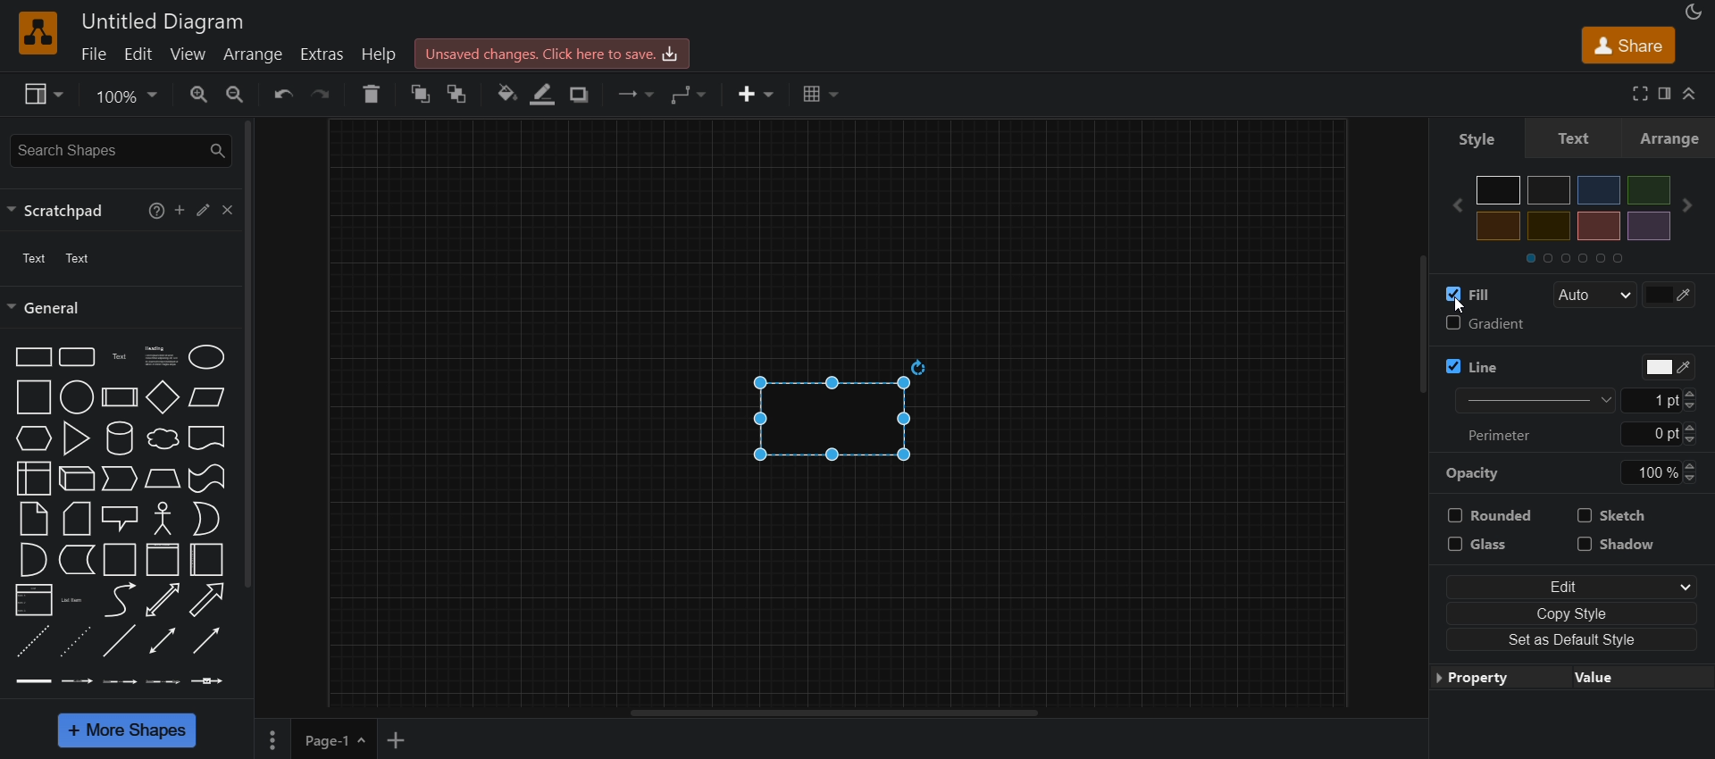 Image resolution: width=1715 pixels, height=759 pixels. I want to click on set as default, so click(1573, 640).